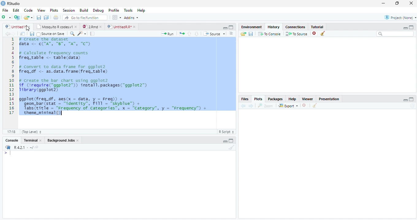 The height and width of the screenshot is (220, 417). I want to click on Save, so click(32, 34).